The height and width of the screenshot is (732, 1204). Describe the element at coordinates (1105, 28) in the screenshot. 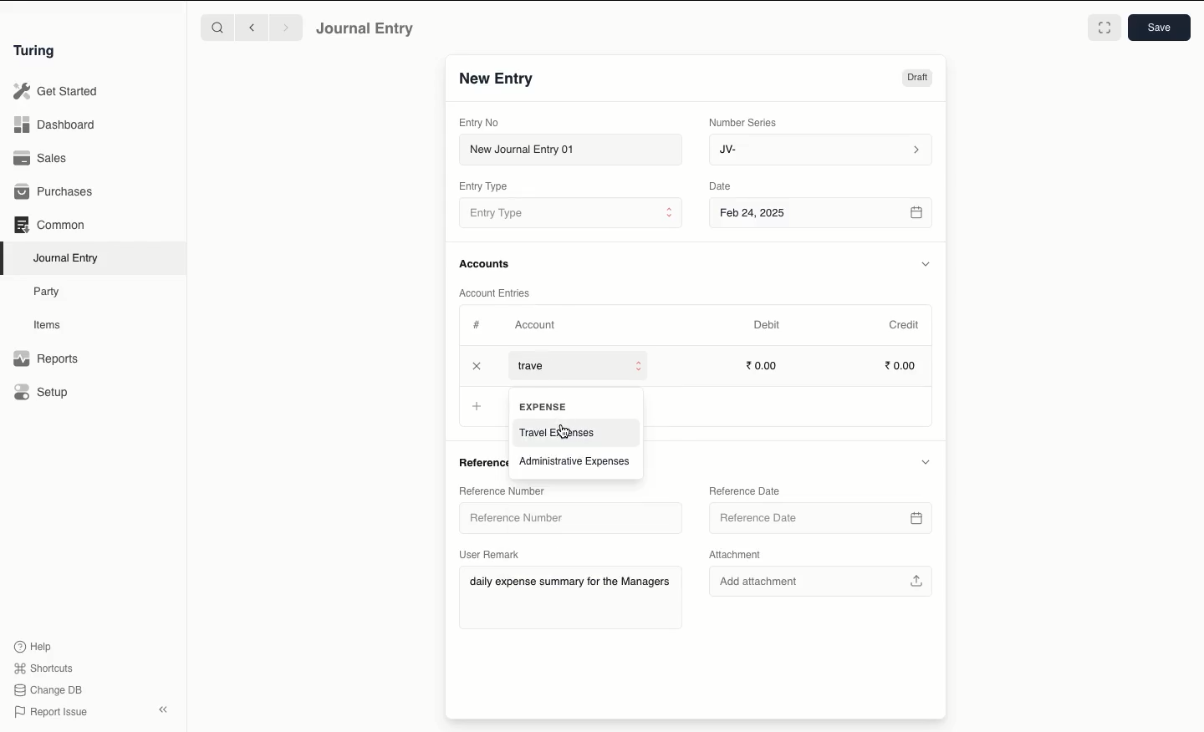

I see `Toggle between form and full width` at that location.